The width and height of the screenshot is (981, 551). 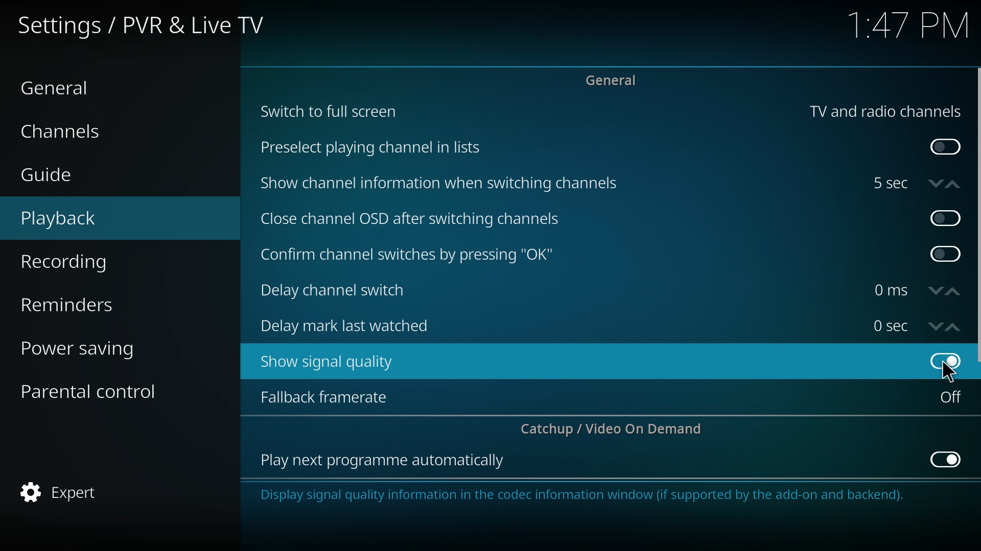 I want to click on scroll bar, so click(x=977, y=215).